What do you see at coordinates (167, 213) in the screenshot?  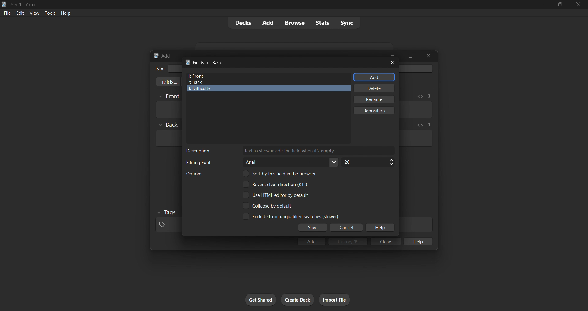 I see `` at bounding box center [167, 213].